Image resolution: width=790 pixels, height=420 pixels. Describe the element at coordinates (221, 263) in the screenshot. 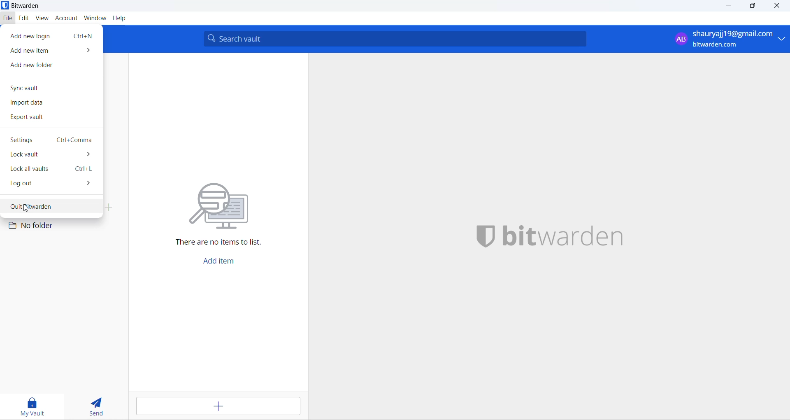

I see `add item button` at that location.